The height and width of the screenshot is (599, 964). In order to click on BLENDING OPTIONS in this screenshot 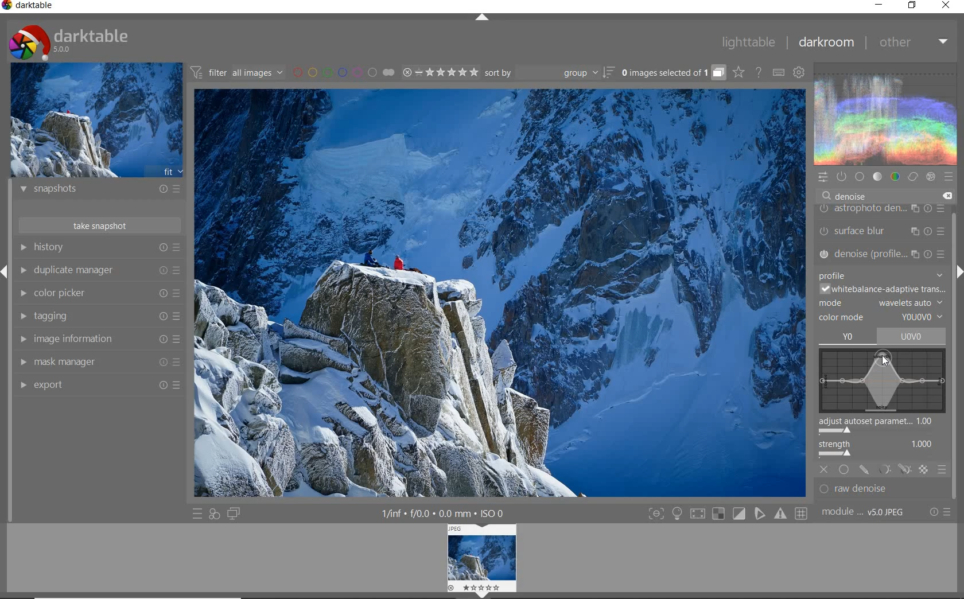, I will do `click(942, 470)`.